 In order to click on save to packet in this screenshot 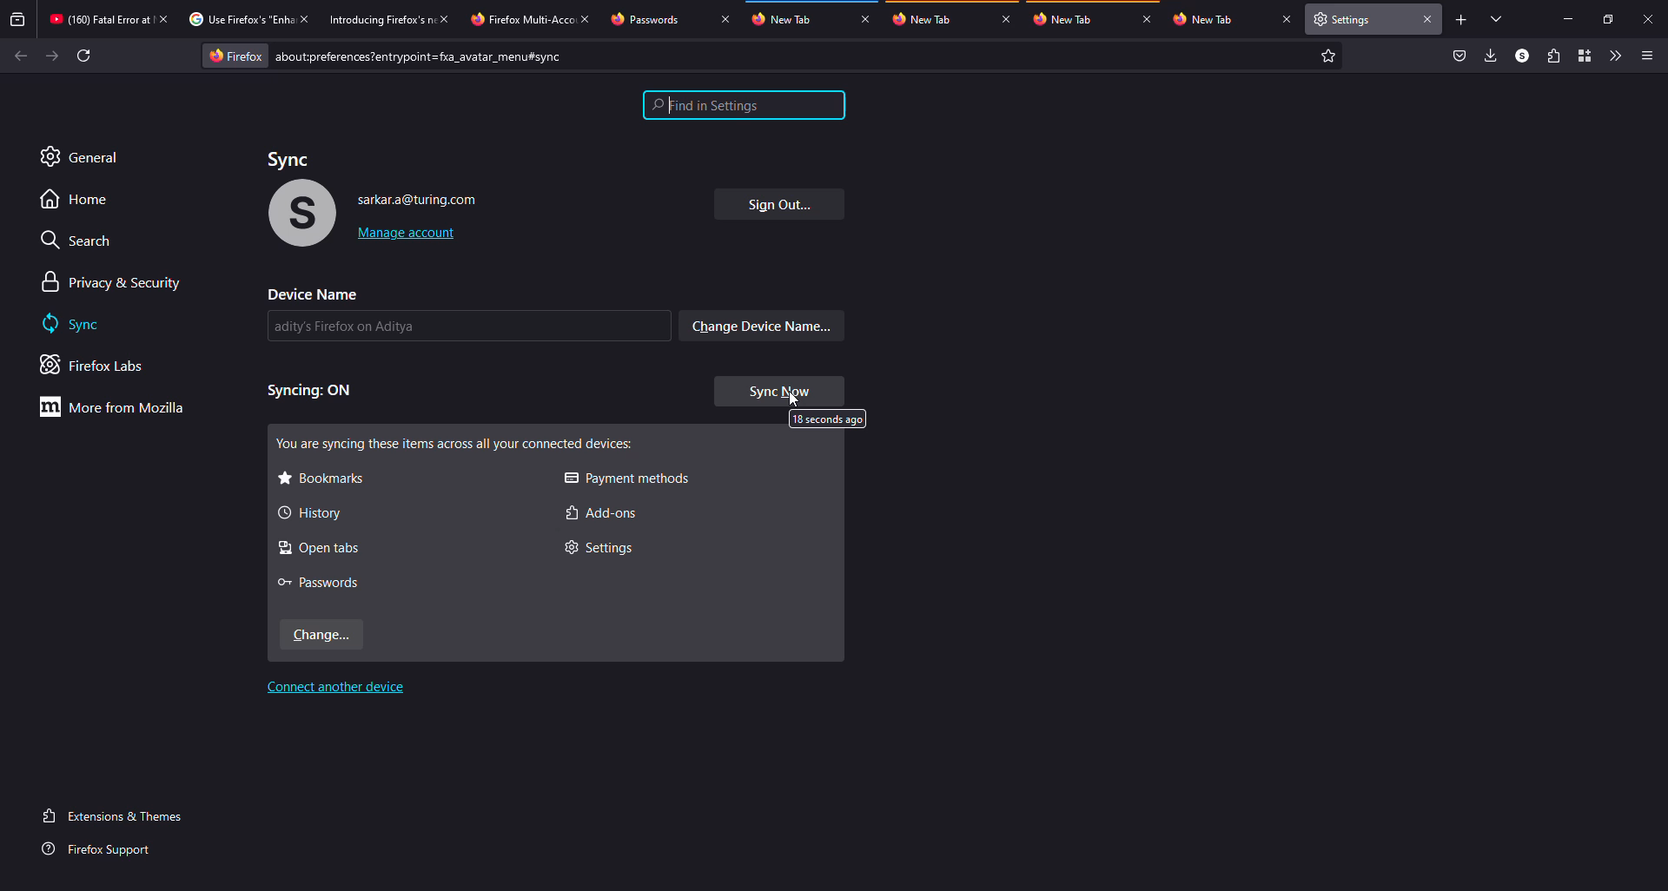, I will do `click(1456, 56)`.